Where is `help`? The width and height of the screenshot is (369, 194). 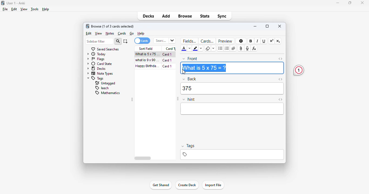
help is located at coordinates (46, 9).